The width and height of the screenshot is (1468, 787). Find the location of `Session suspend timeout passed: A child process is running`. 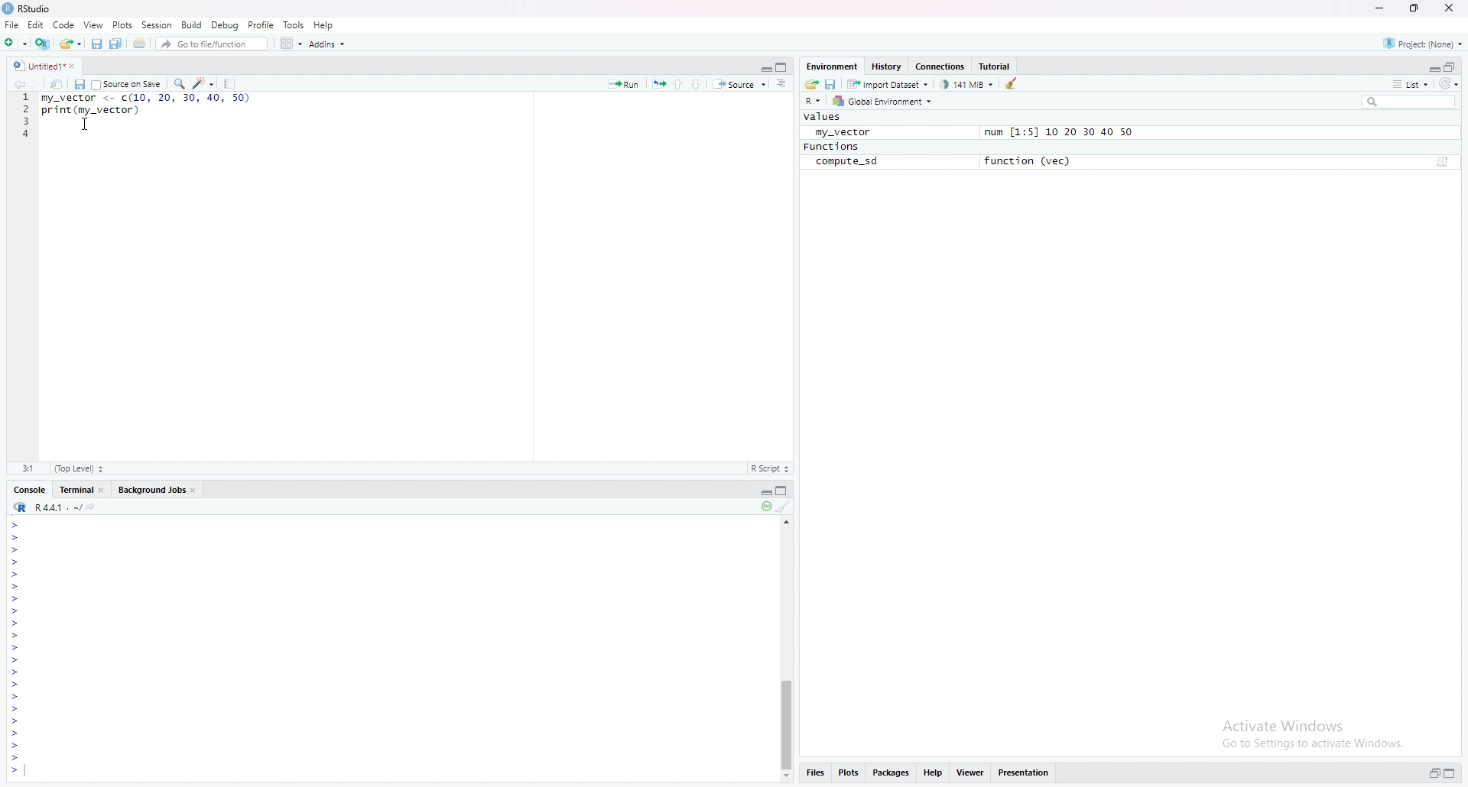

Session suspend timeout passed: A child process is running is located at coordinates (765, 507).